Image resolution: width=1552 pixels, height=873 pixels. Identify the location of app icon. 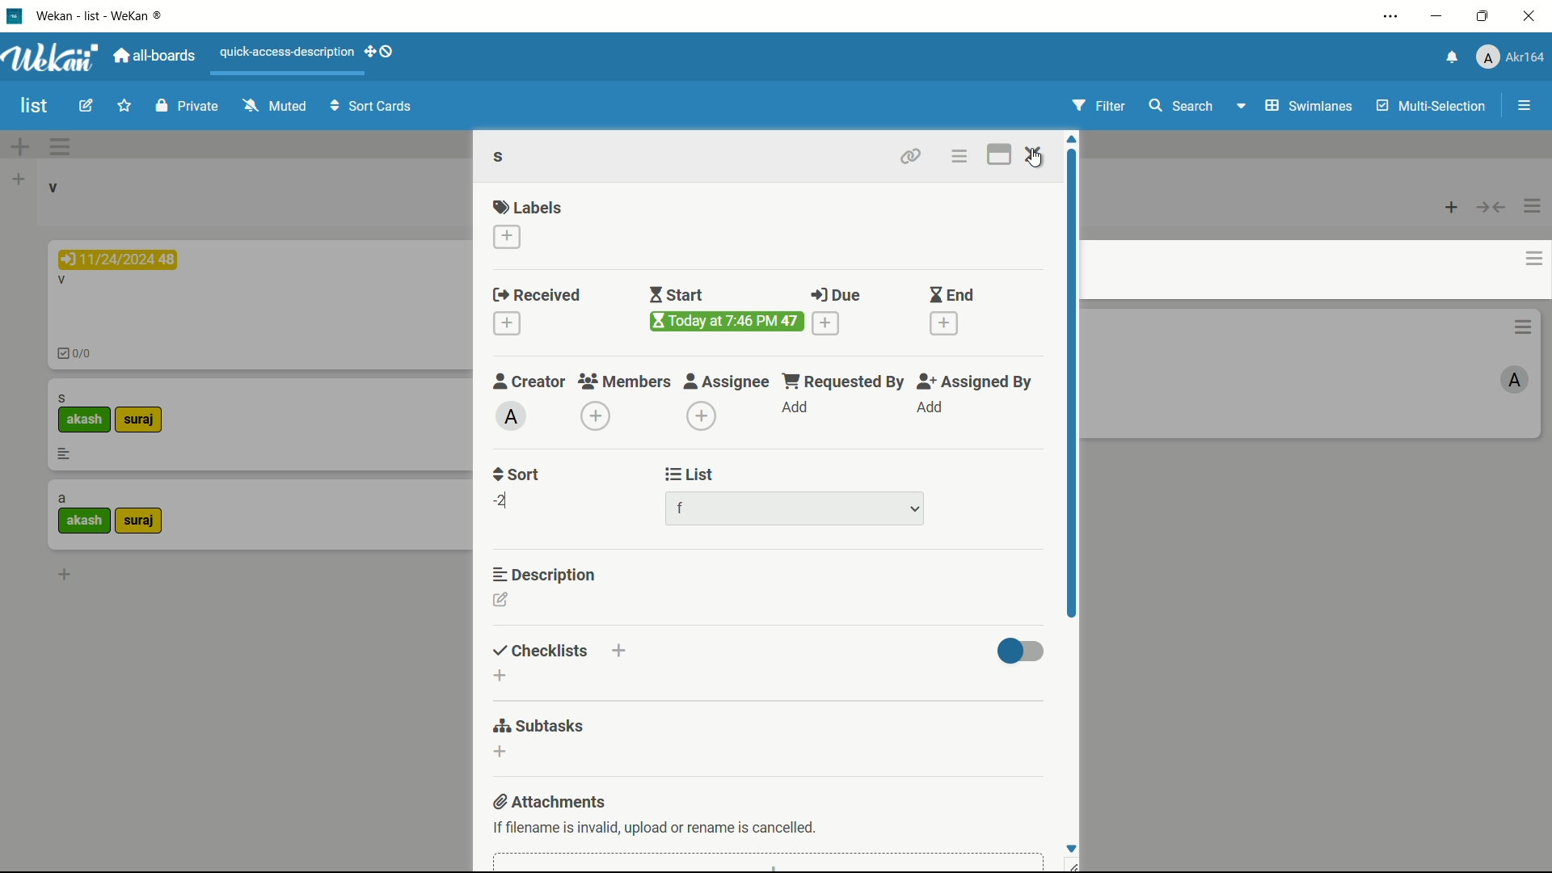
(16, 16).